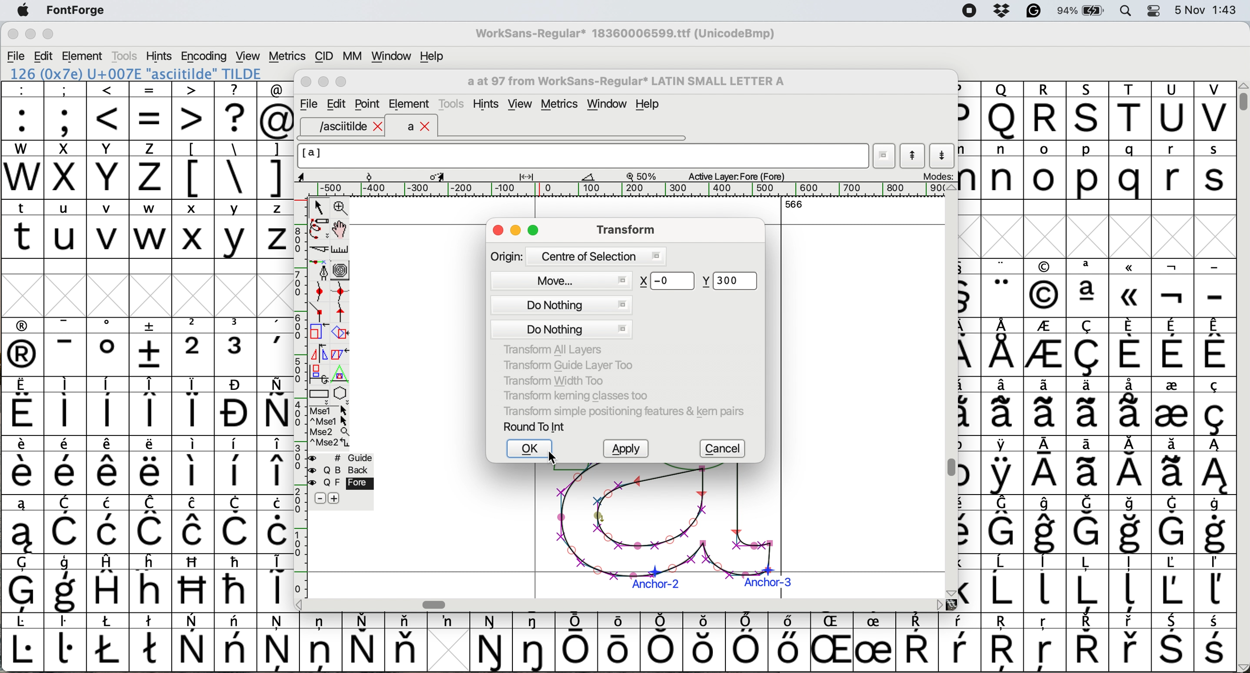 The height and width of the screenshot is (673, 1250). What do you see at coordinates (300, 604) in the screenshot?
I see `scroll button` at bounding box center [300, 604].